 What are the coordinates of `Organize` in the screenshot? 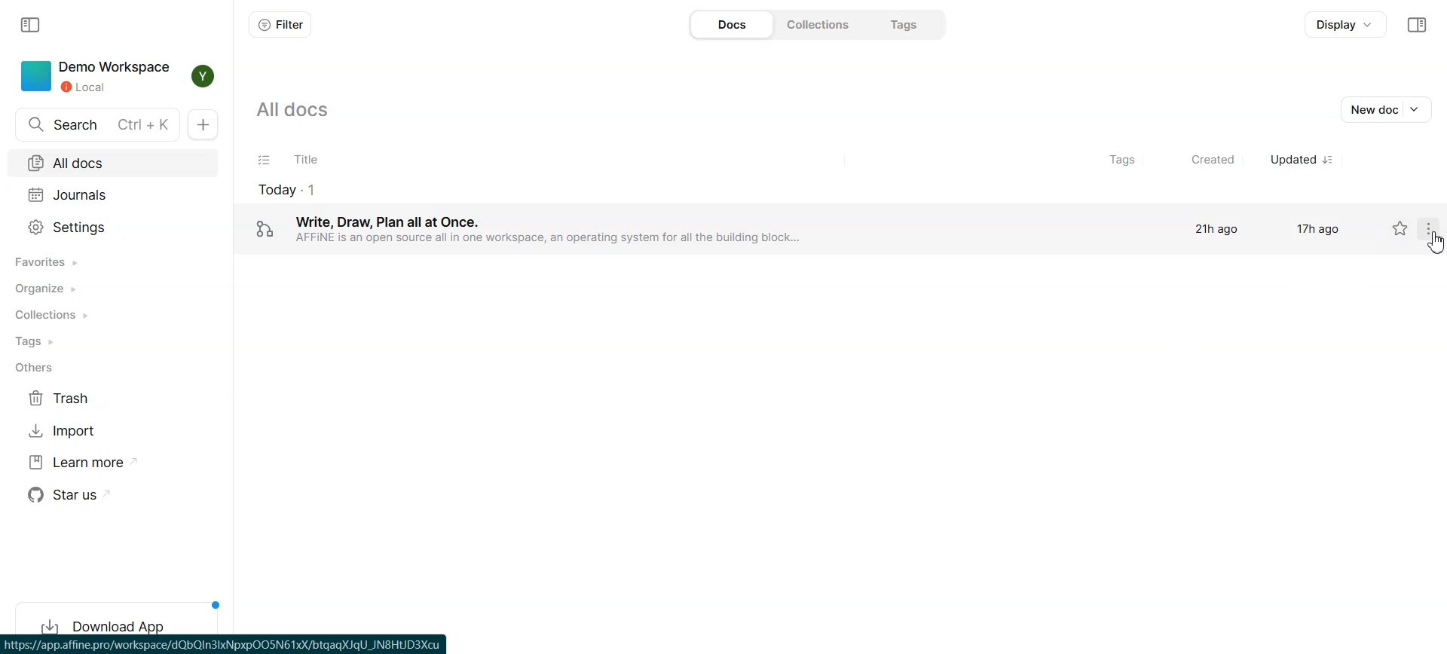 It's located at (112, 289).